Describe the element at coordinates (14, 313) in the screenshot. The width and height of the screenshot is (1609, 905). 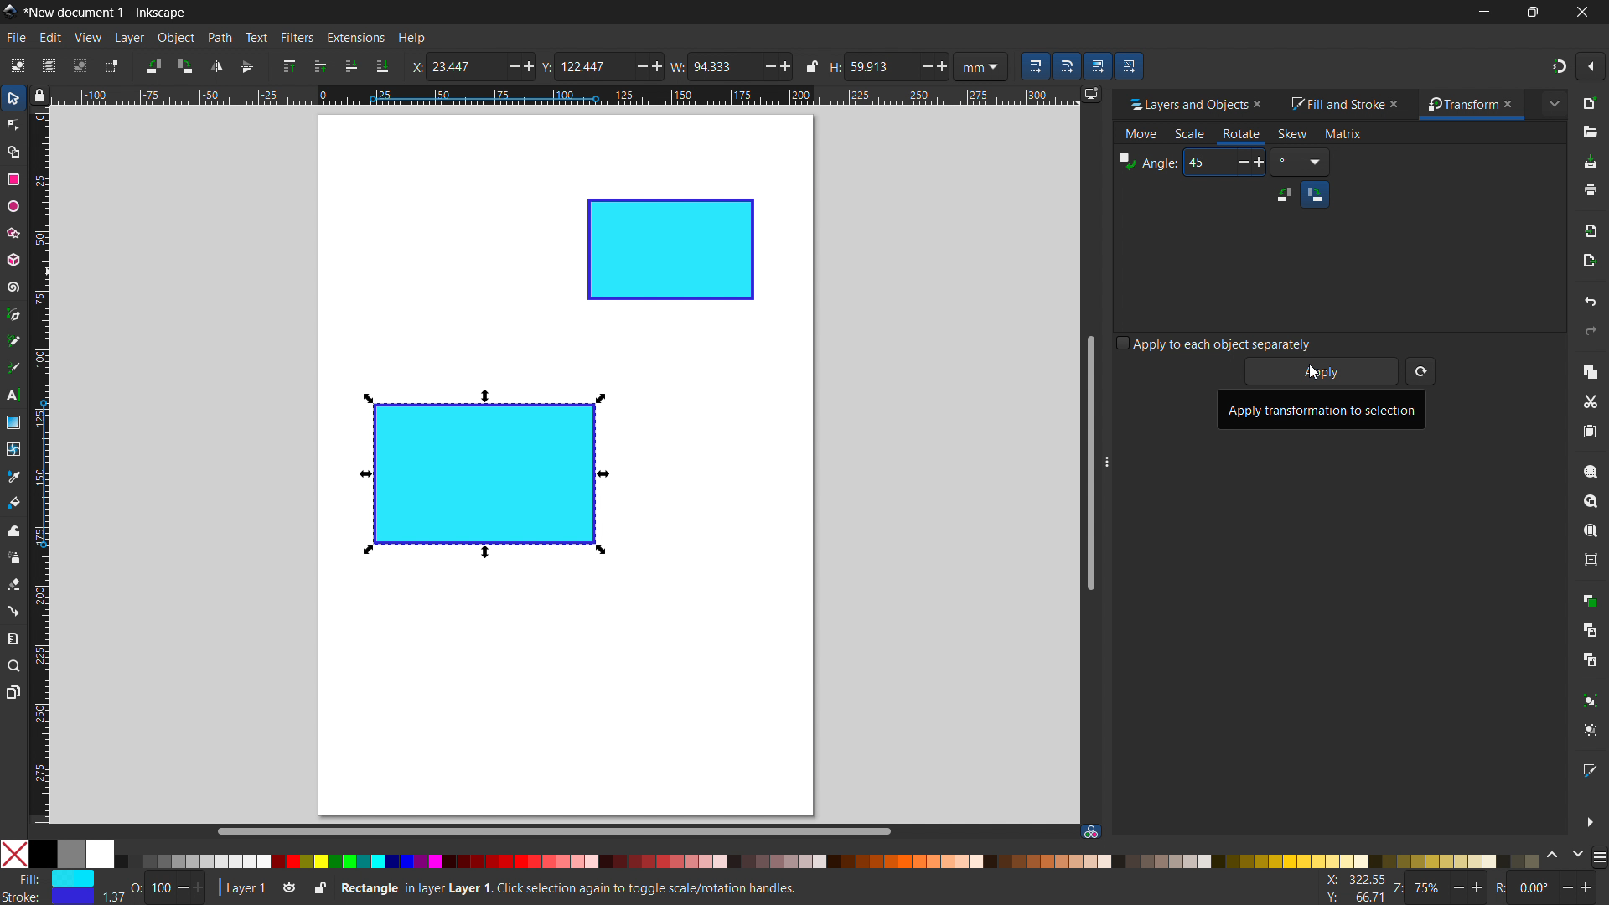
I see `pen tool` at that location.